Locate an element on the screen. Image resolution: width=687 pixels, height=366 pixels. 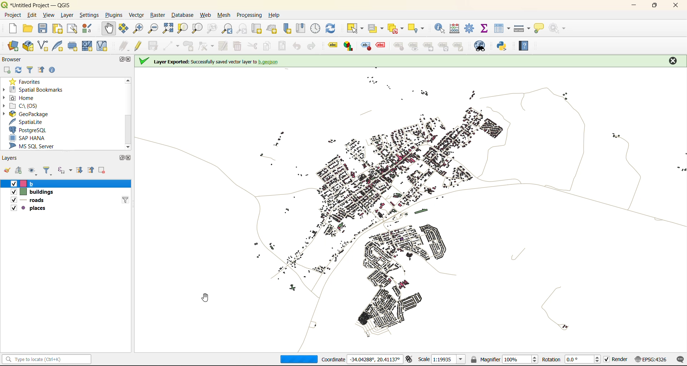
collapse all is located at coordinates (42, 69).